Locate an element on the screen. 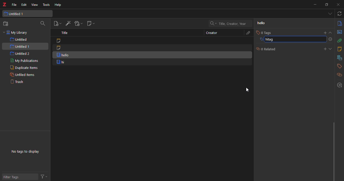 This screenshot has width=344, height=181. expand is located at coordinates (331, 49).